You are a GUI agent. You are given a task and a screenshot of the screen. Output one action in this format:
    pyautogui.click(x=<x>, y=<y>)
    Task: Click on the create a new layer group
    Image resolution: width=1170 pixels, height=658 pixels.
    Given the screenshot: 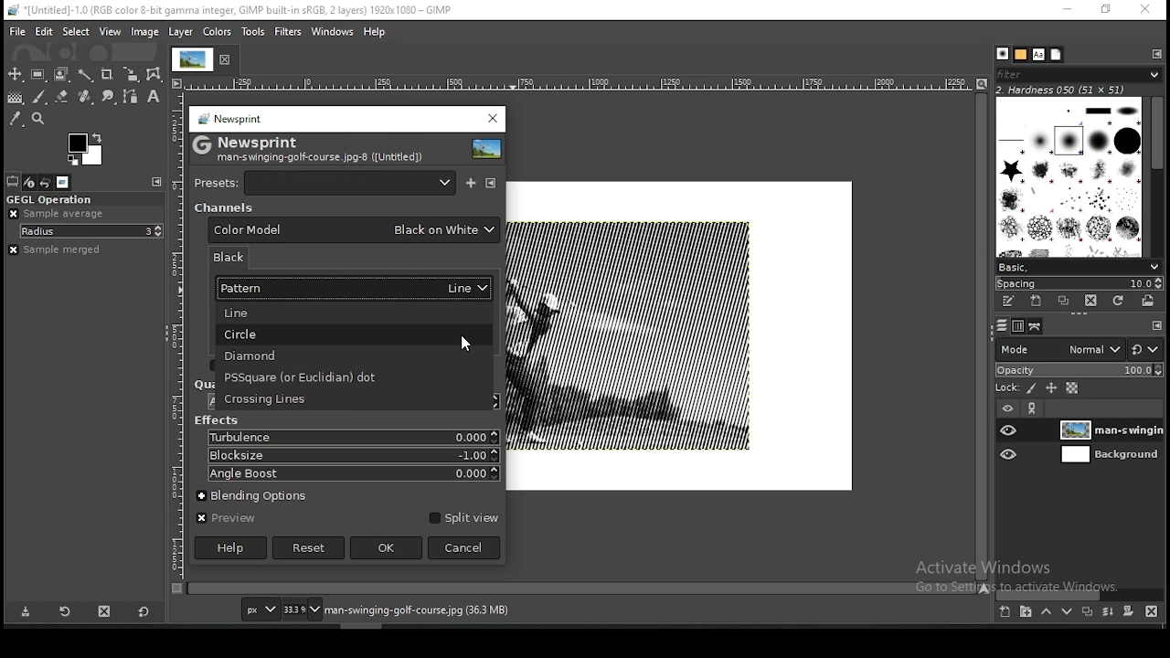 What is the action you would take?
    pyautogui.click(x=1026, y=611)
    